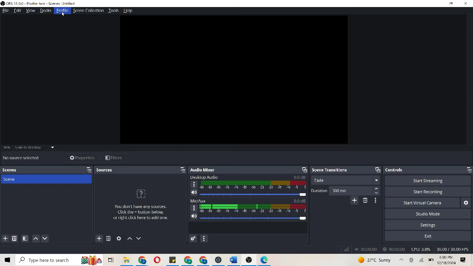 This screenshot has width=473, height=266. I want to click on CPU 3.8%, so click(422, 249).